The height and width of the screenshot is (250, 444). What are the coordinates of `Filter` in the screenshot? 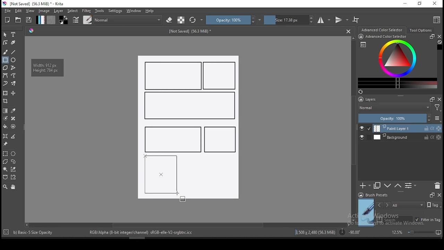 It's located at (437, 109).